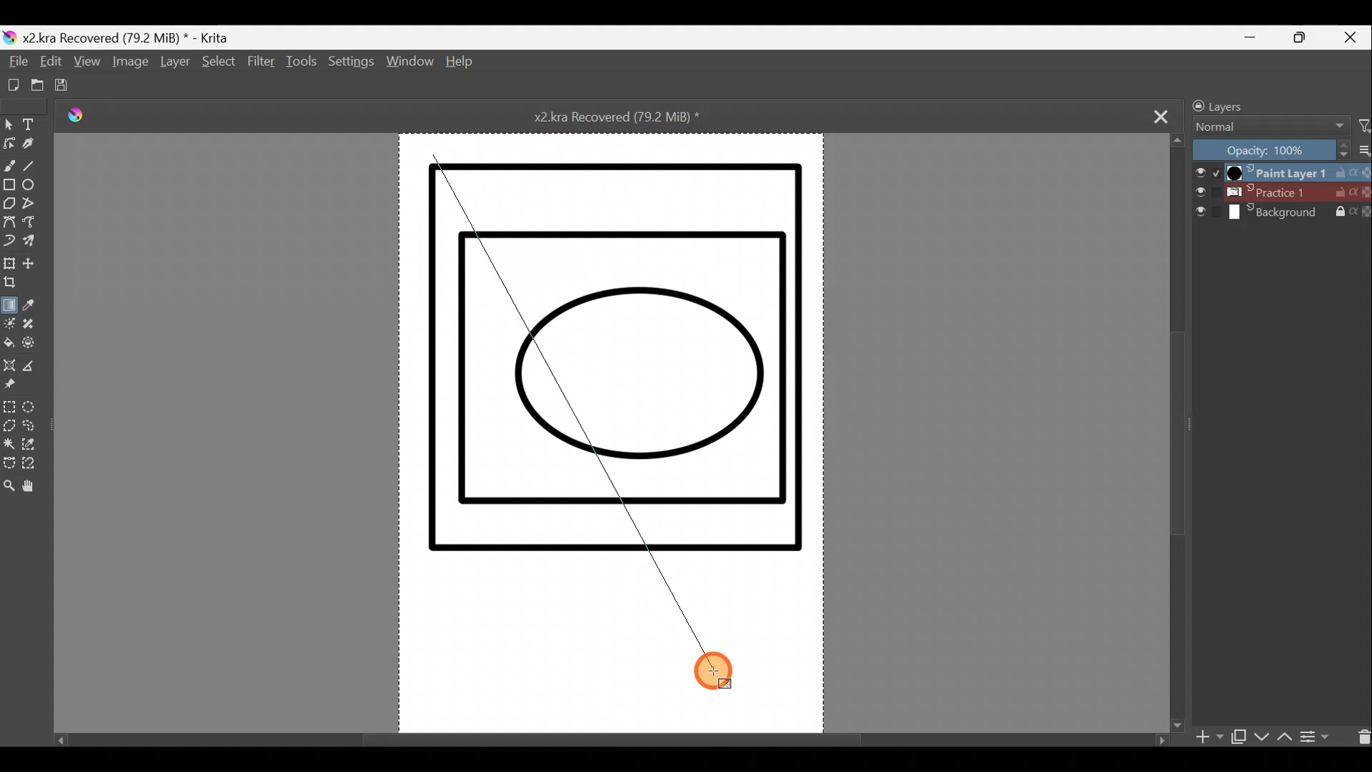 This screenshot has width=1372, height=772. I want to click on Open existing document, so click(31, 86).